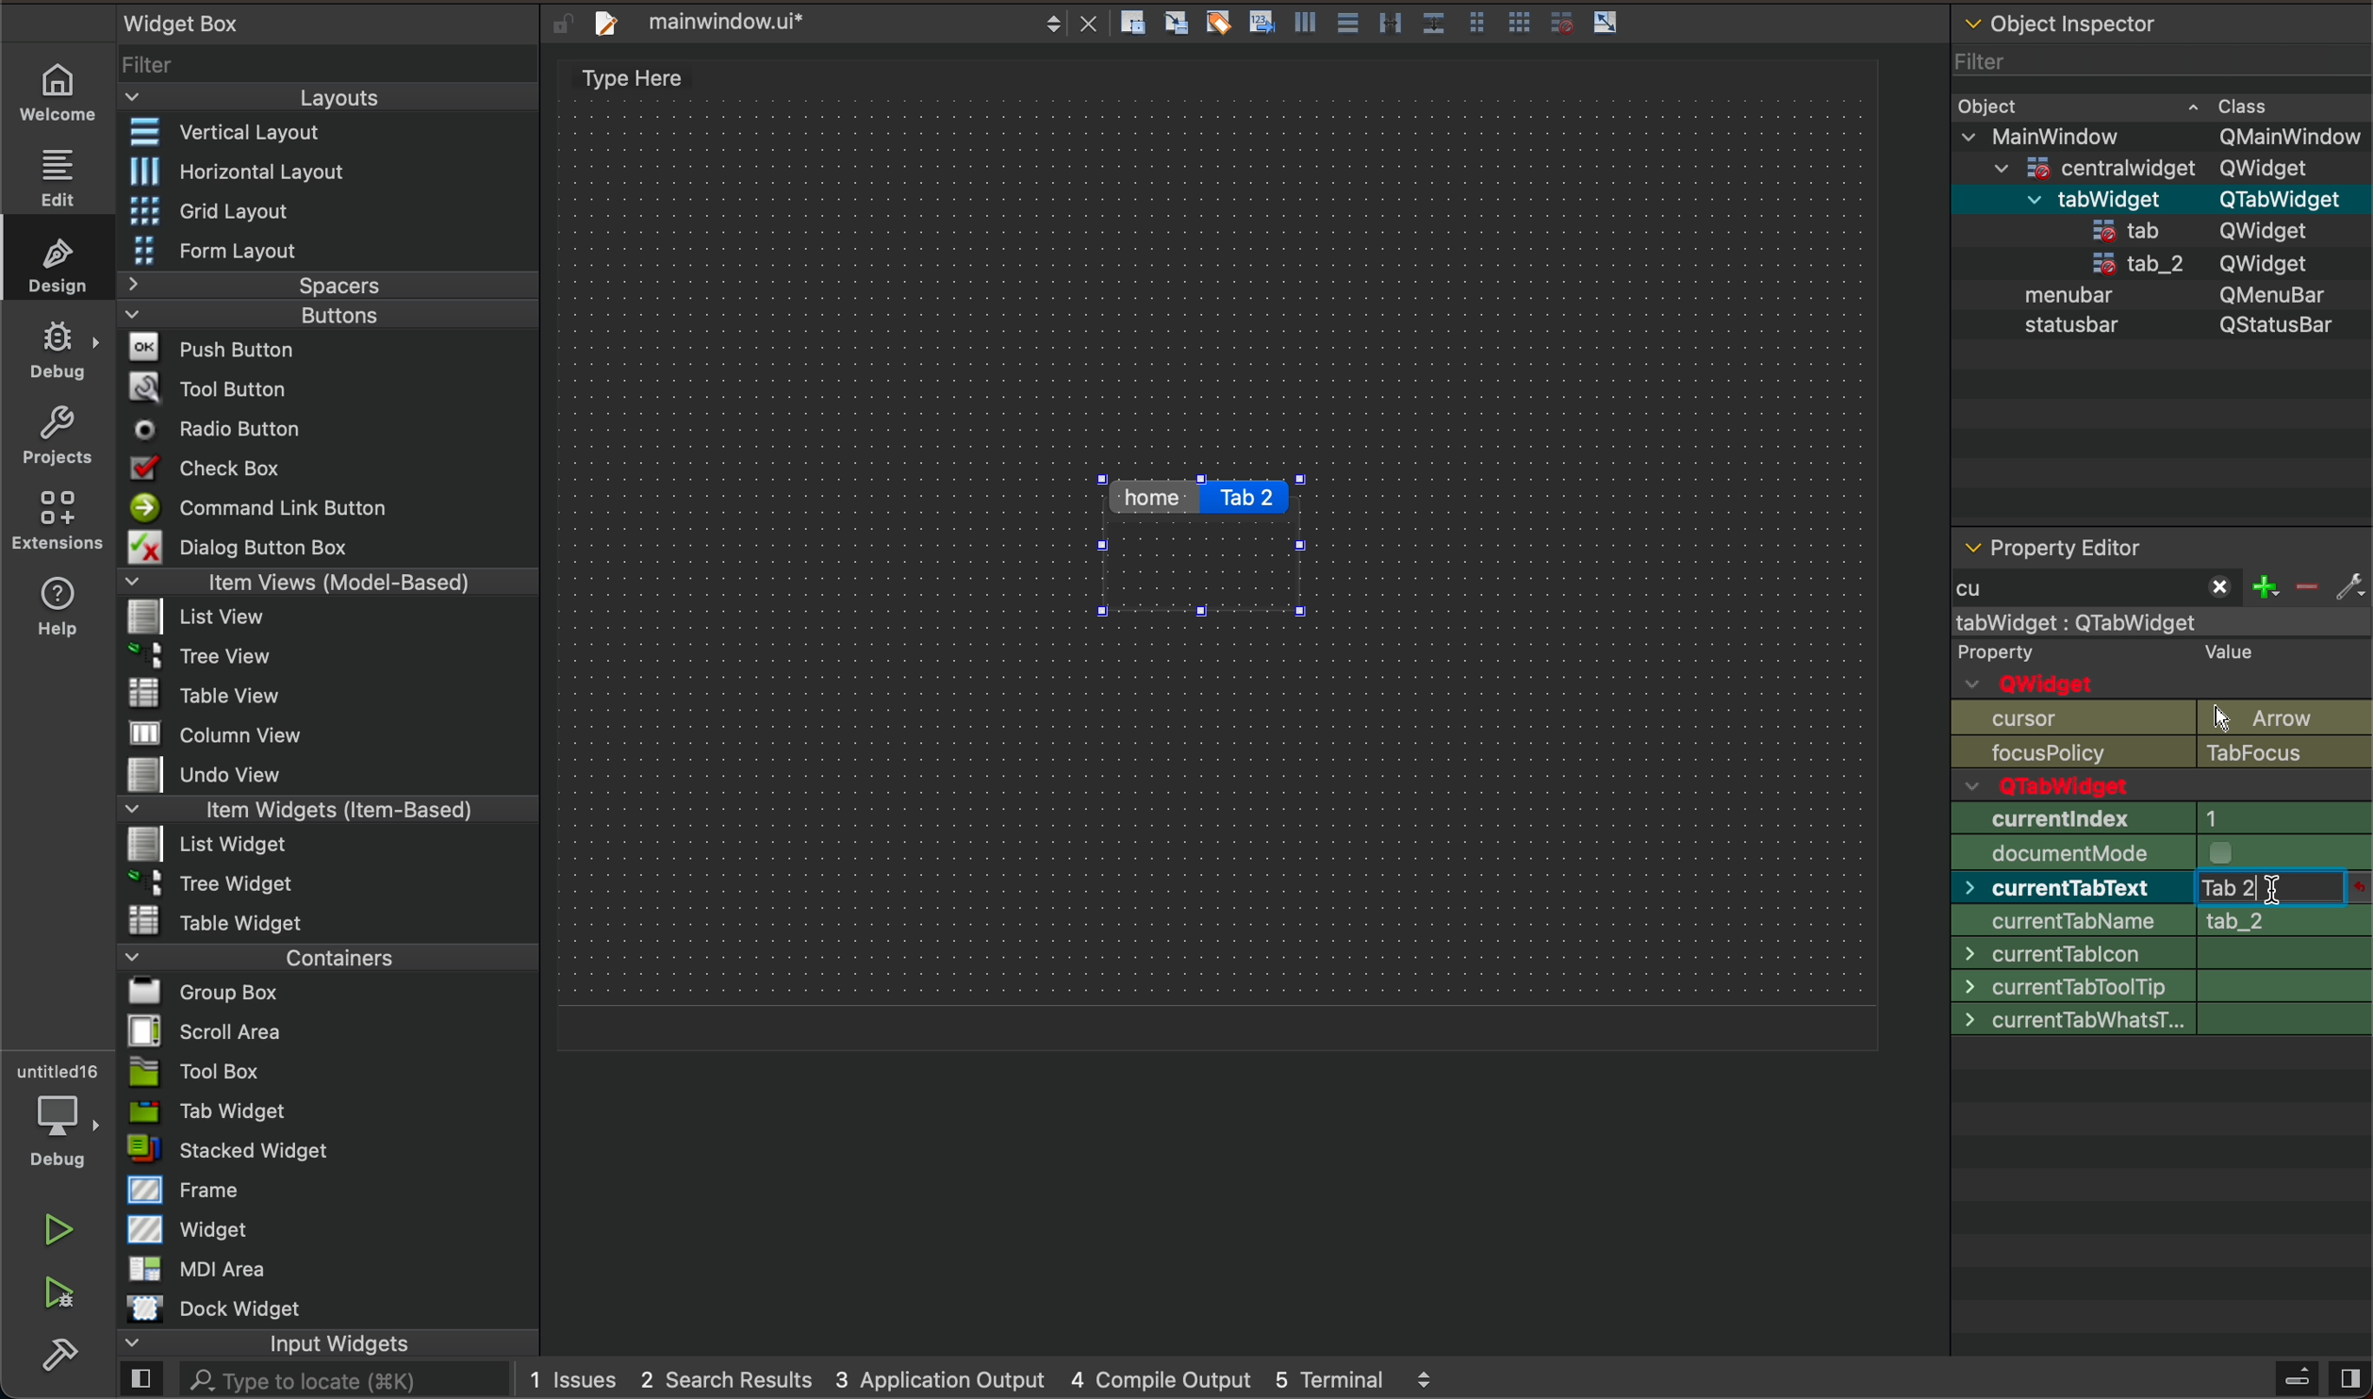 The width and height of the screenshot is (2373, 1399). What do you see at coordinates (175, 24) in the screenshot?
I see `Widget Box` at bounding box center [175, 24].